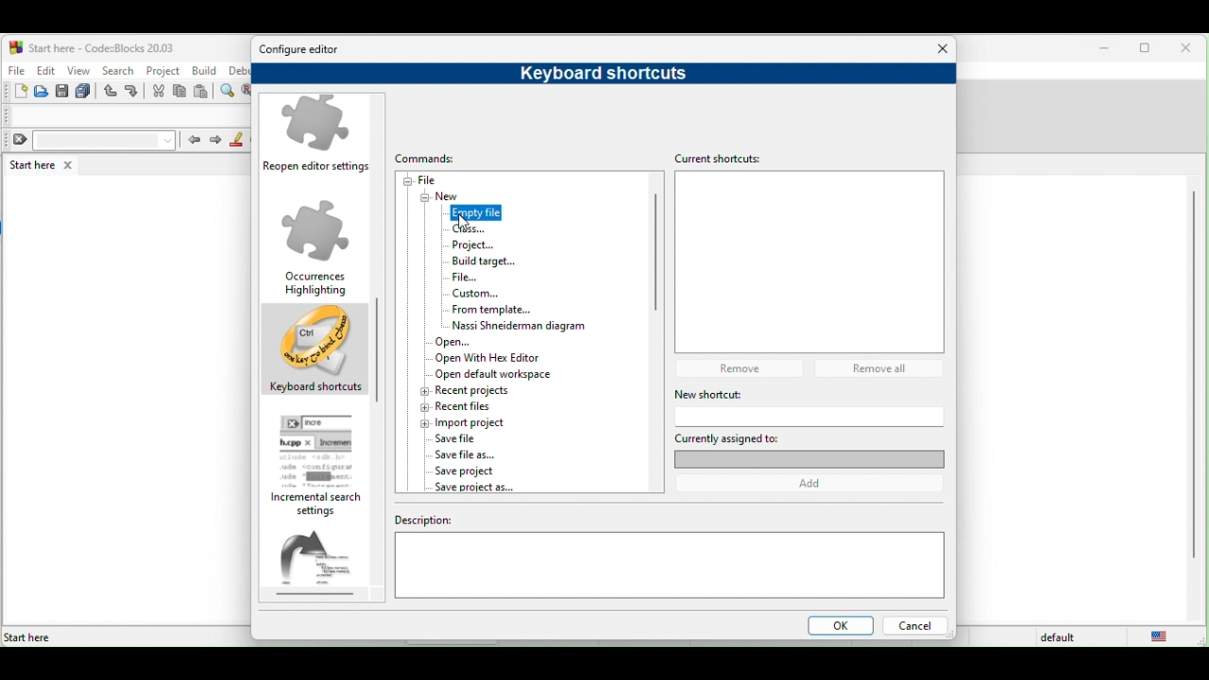  What do you see at coordinates (744, 367) in the screenshot?
I see `remove` at bounding box center [744, 367].